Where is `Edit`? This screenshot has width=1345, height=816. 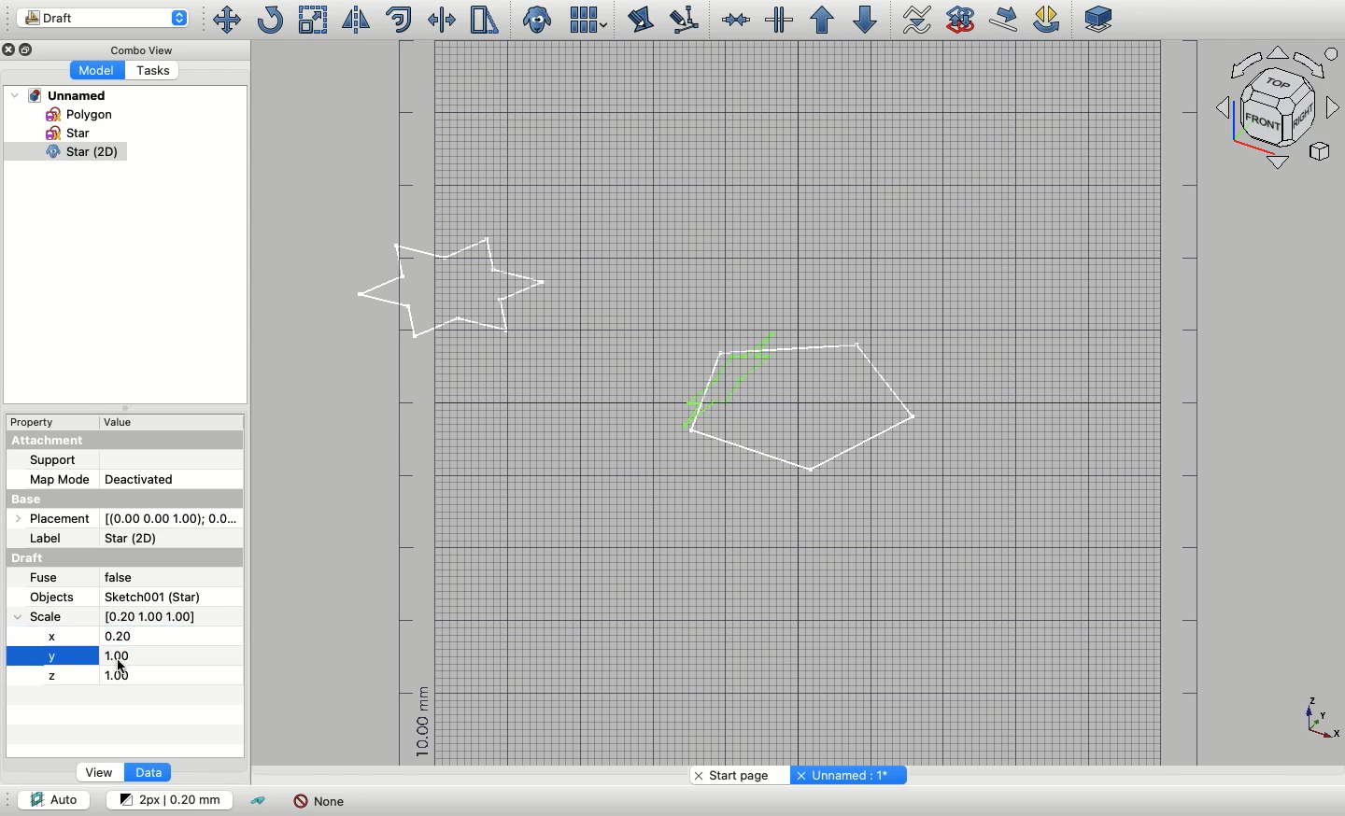
Edit is located at coordinates (641, 20).